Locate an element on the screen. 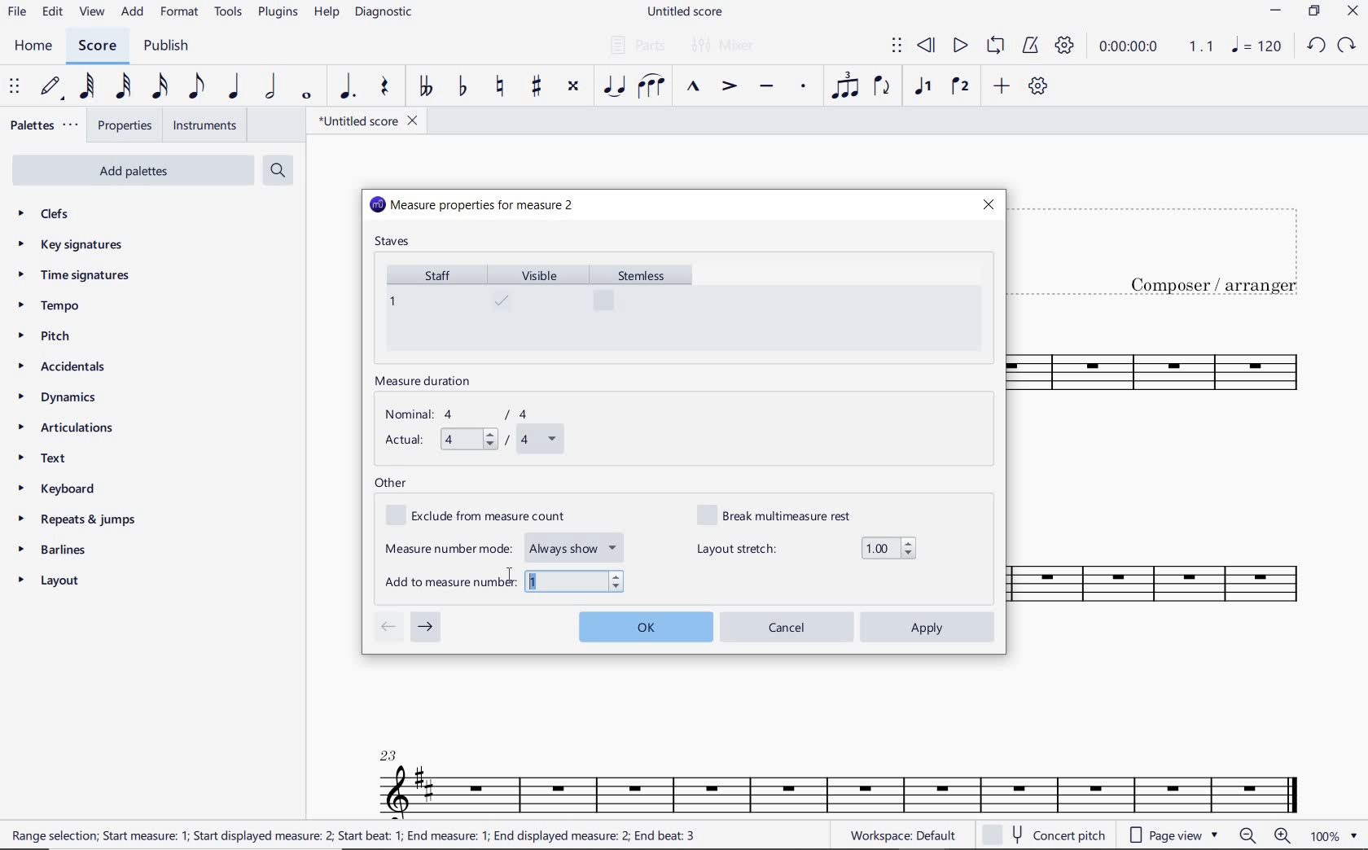  TEXT is located at coordinates (46, 460).